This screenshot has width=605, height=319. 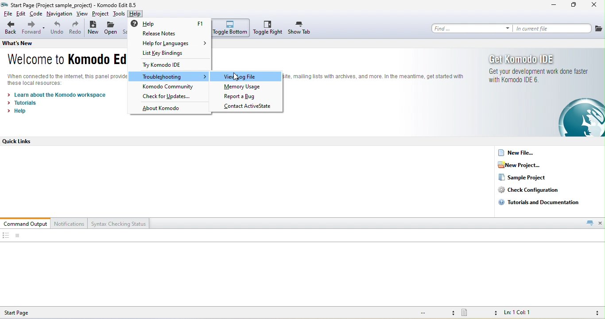 I want to click on file, so click(x=7, y=14).